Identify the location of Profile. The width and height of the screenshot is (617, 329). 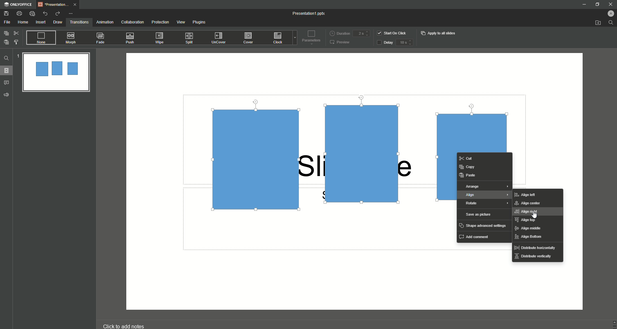
(608, 13).